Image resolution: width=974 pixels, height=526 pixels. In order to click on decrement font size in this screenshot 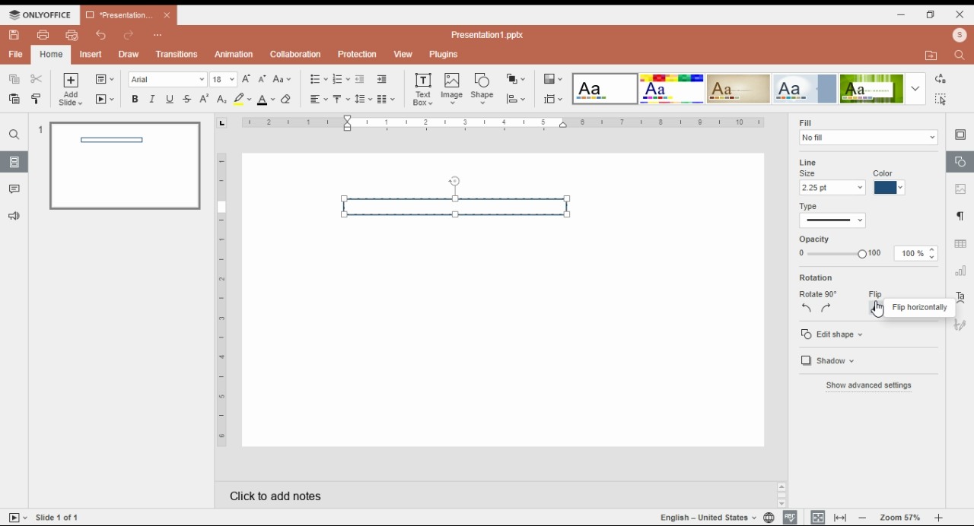, I will do `click(263, 78)`.